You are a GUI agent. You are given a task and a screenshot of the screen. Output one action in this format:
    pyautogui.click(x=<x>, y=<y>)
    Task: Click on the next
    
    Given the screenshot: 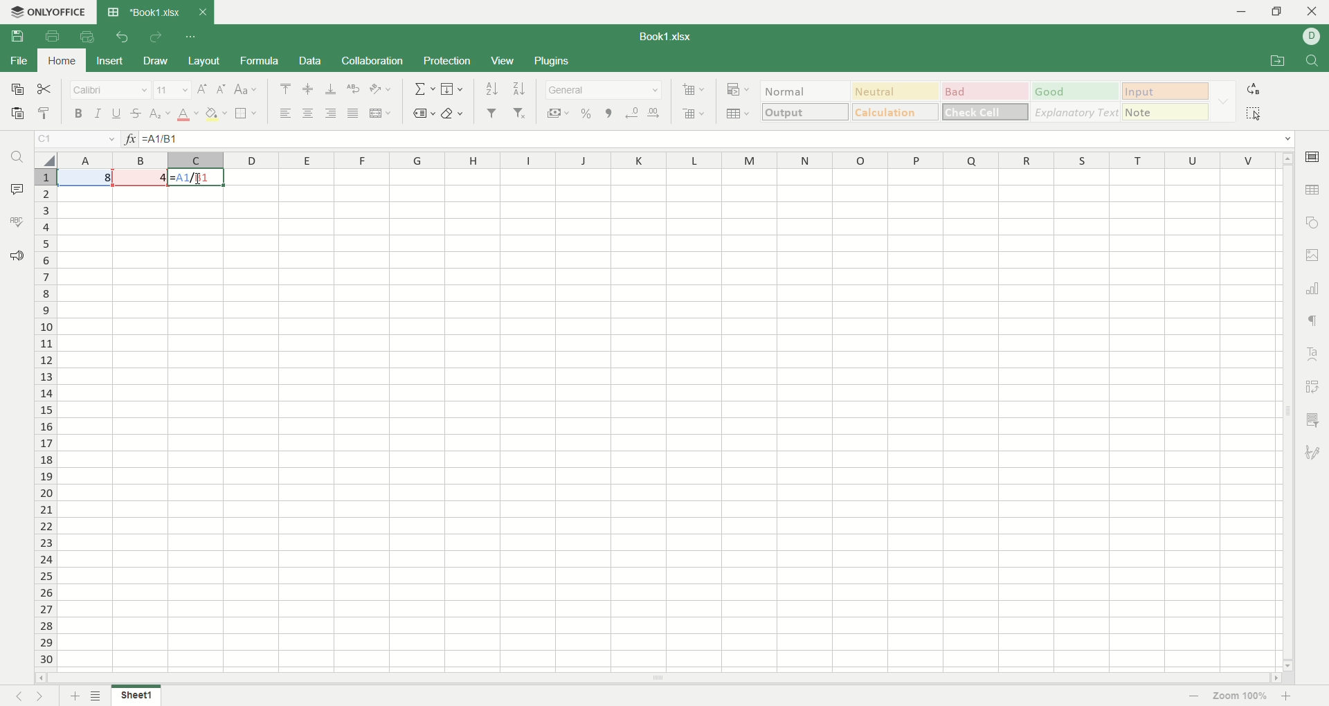 What is the action you would take?
    pyautogui.click(x=39, y=695)
    